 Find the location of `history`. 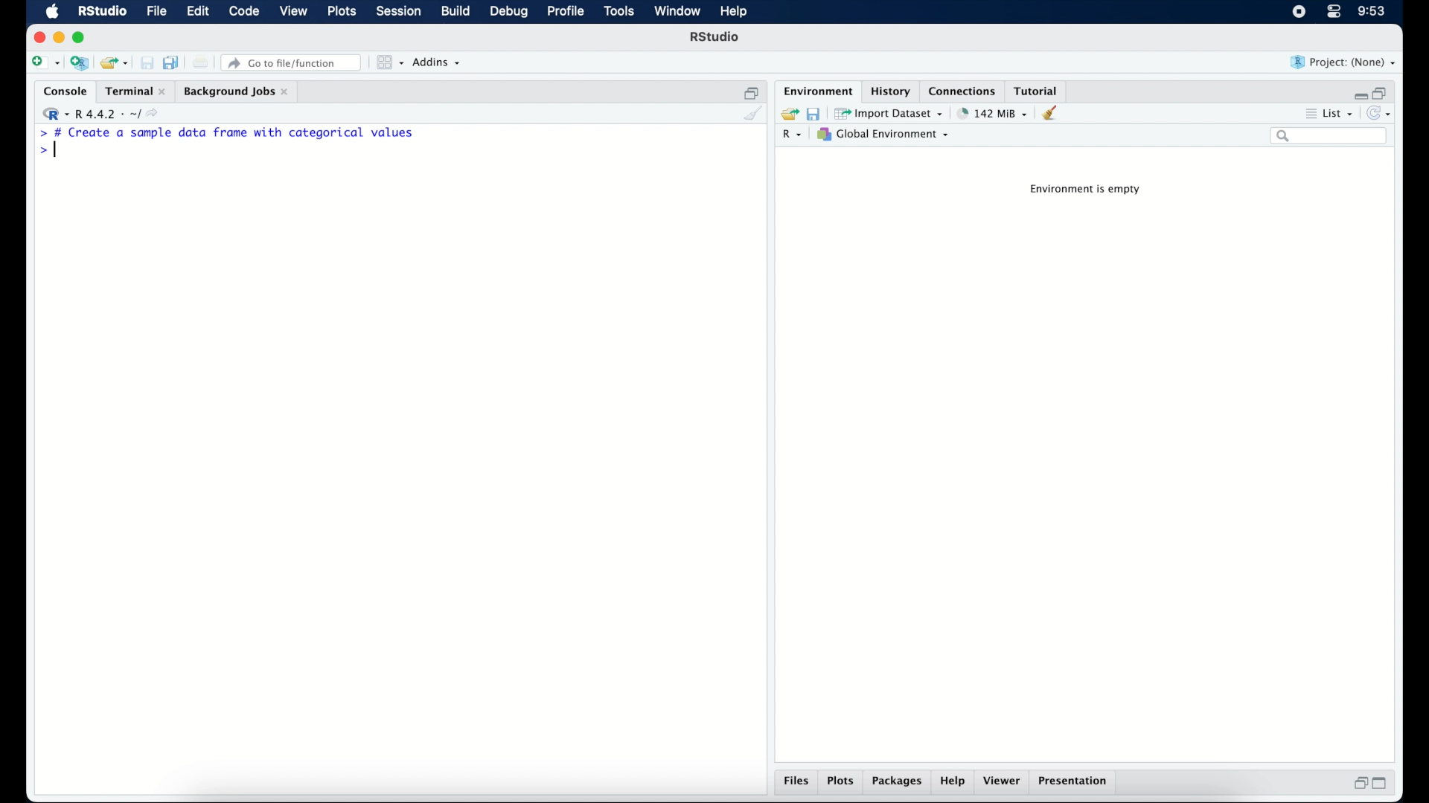

history is located at coordinates (892, 91).